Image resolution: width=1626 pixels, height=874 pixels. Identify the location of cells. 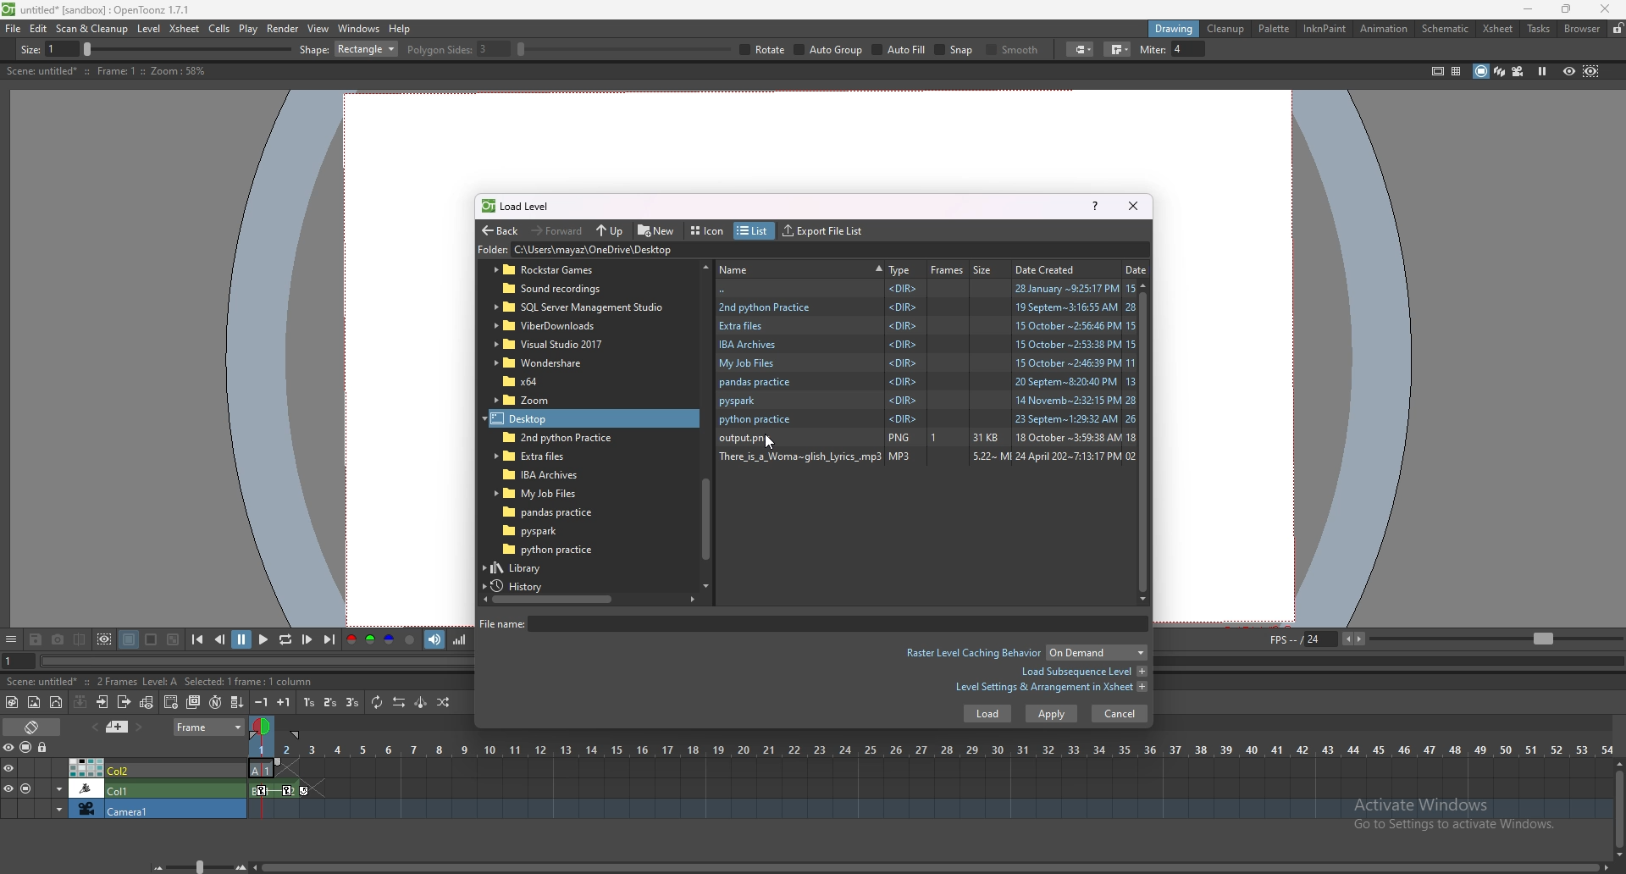
(218, 28).